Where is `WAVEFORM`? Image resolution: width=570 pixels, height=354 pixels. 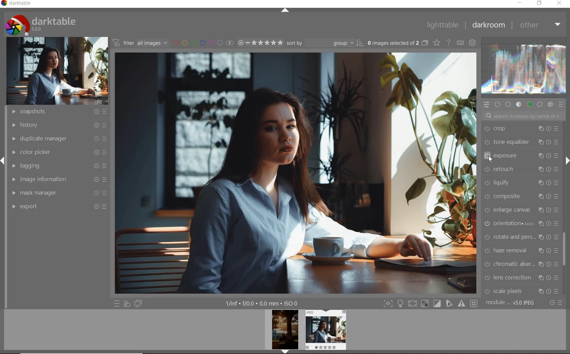
WAVEFORM is located at coordinates (524, 67).